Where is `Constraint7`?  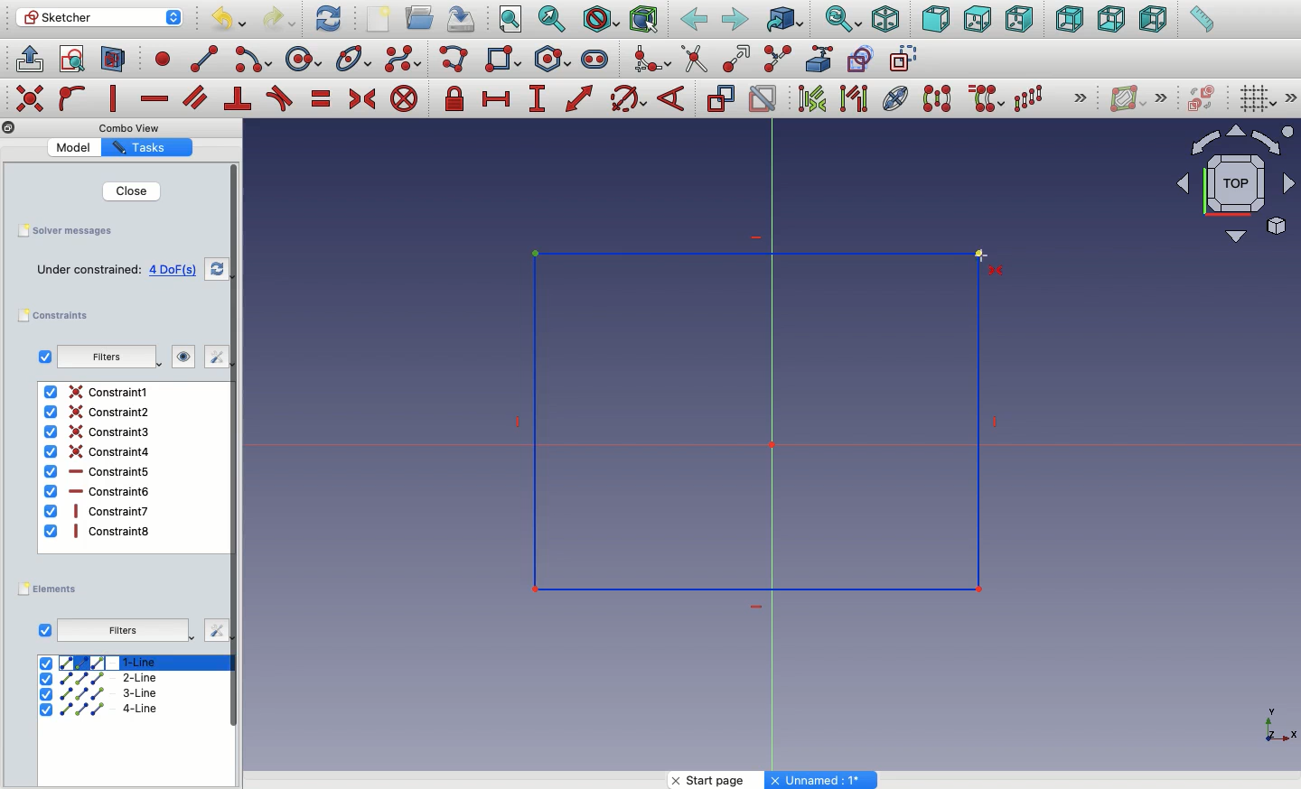
Constraint7 is located at coordinates (98, 510).